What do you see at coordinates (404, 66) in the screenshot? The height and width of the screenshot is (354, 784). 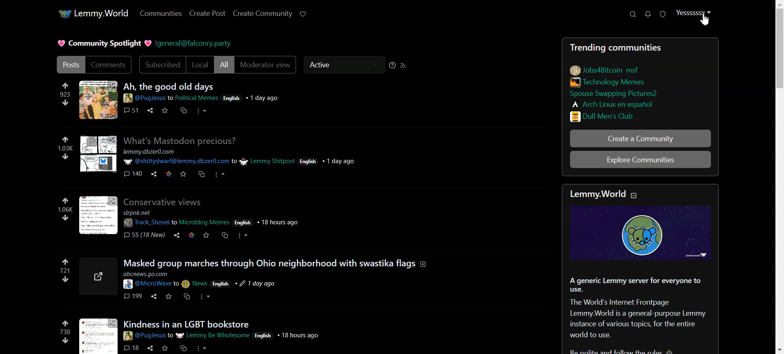 I see `RSS` at bounding box center [404, 66].